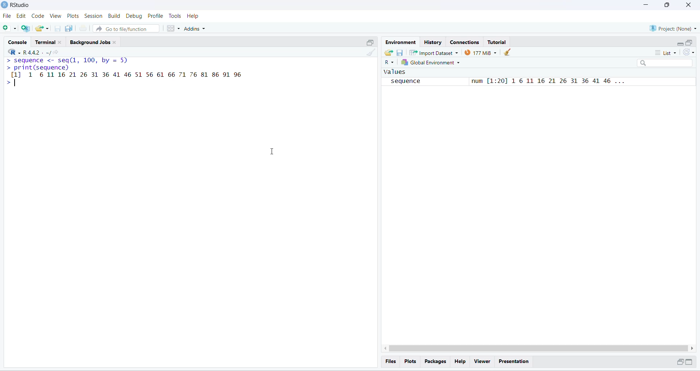 This screenshot has width=700, height=371. I want to click on logo, so click(4, 4).